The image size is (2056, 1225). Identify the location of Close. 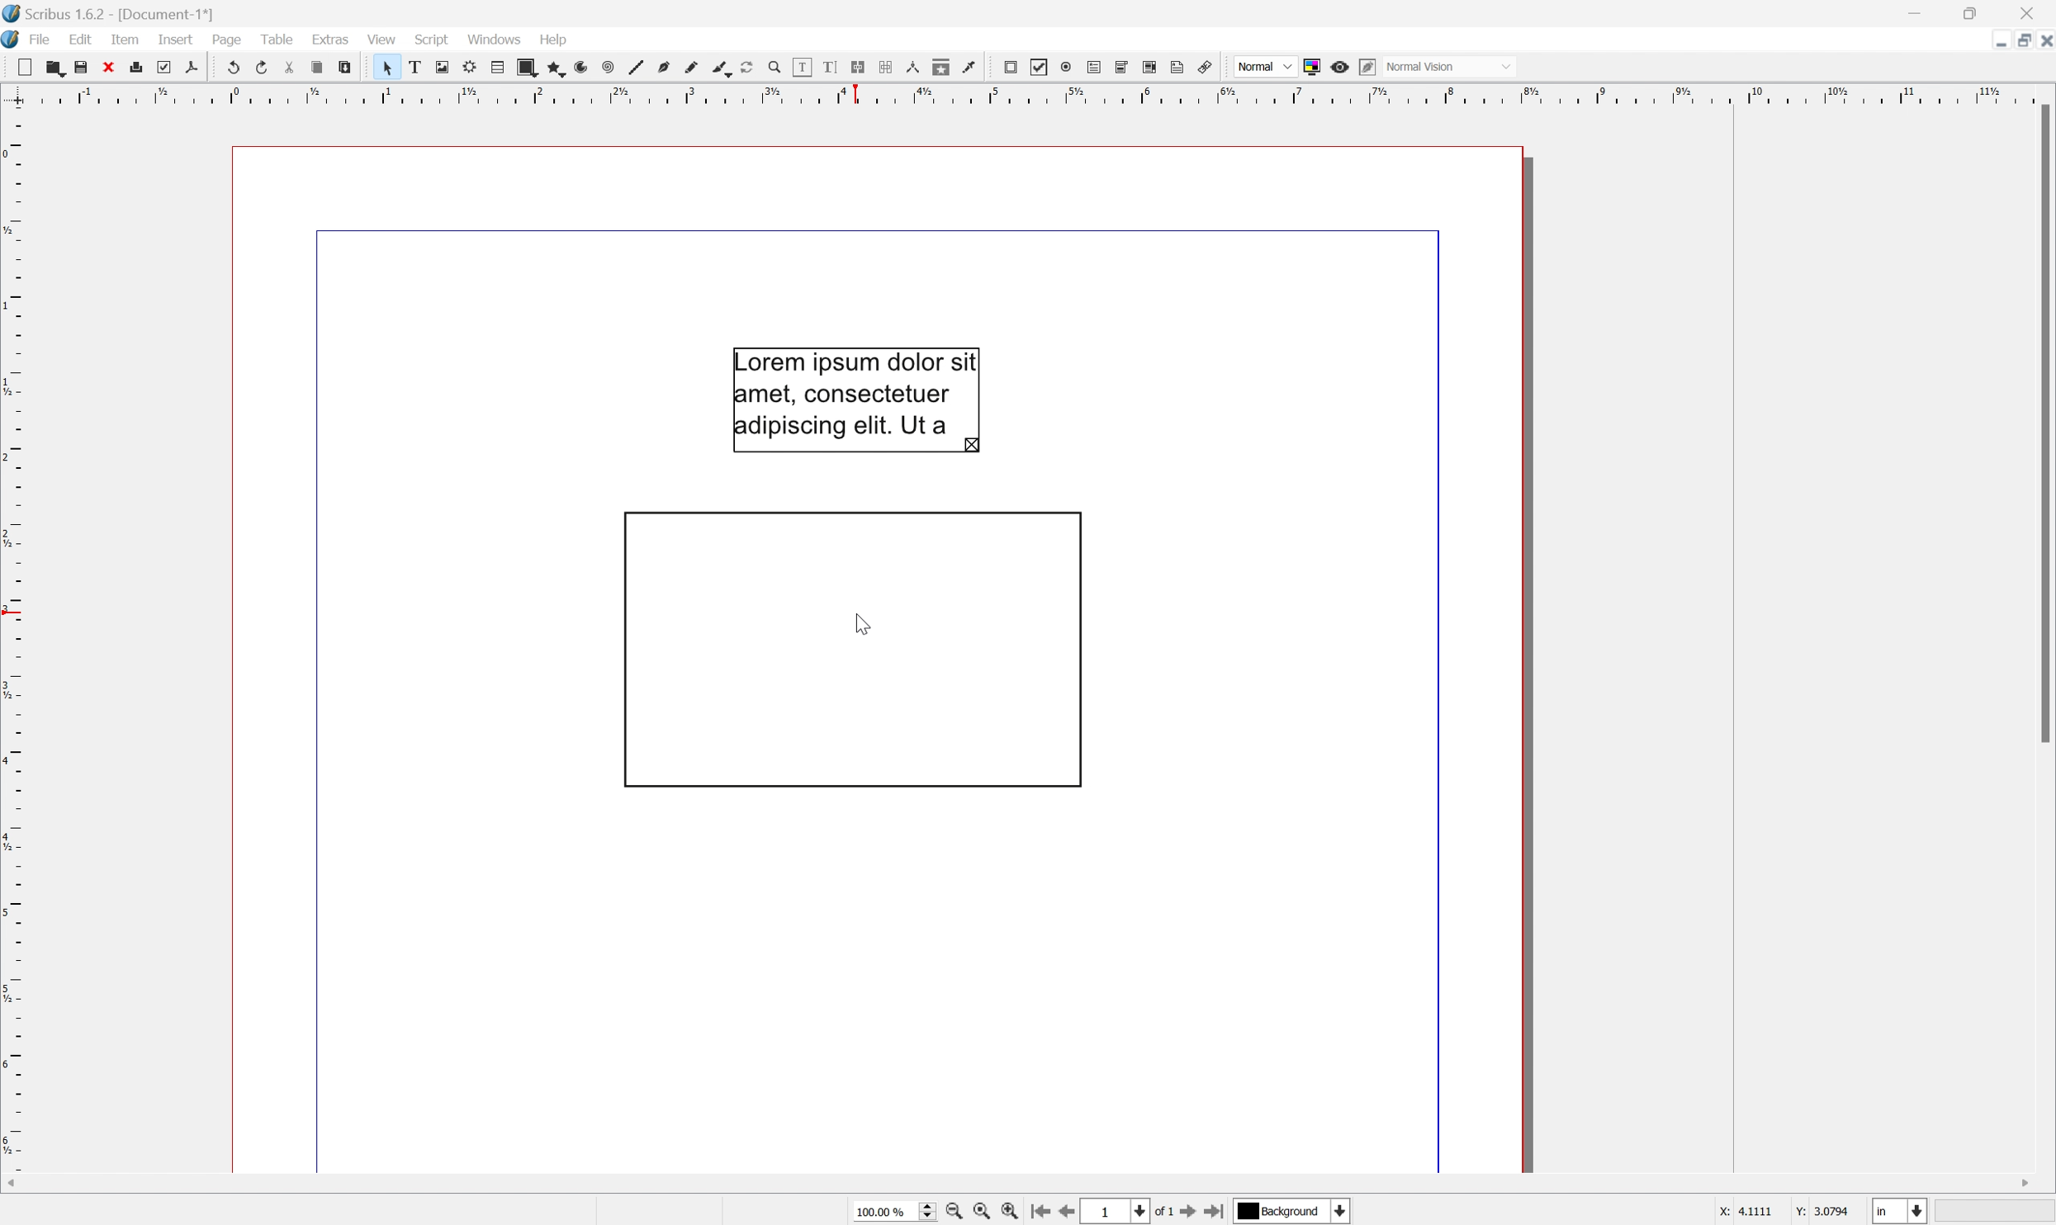
(2043, 39).